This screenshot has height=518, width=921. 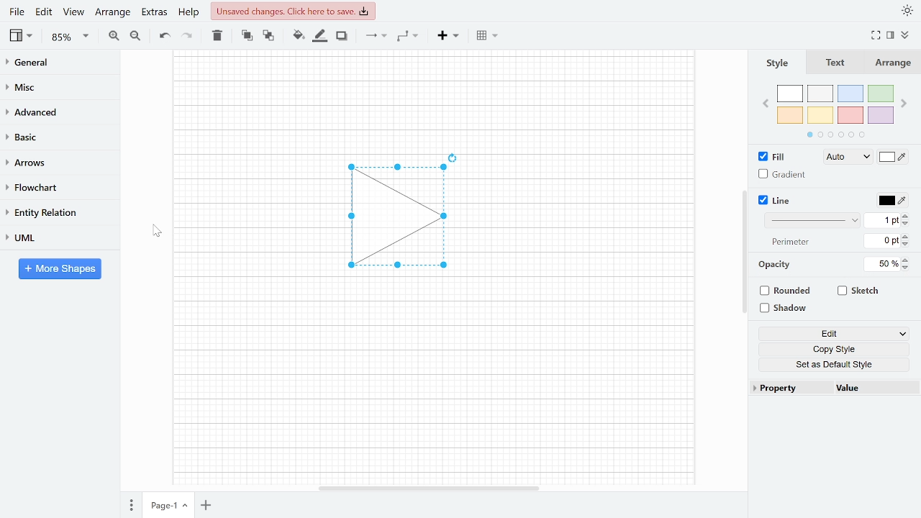 I want to click on Unsaved changes. Click here to save, so click(x=295, y=11).